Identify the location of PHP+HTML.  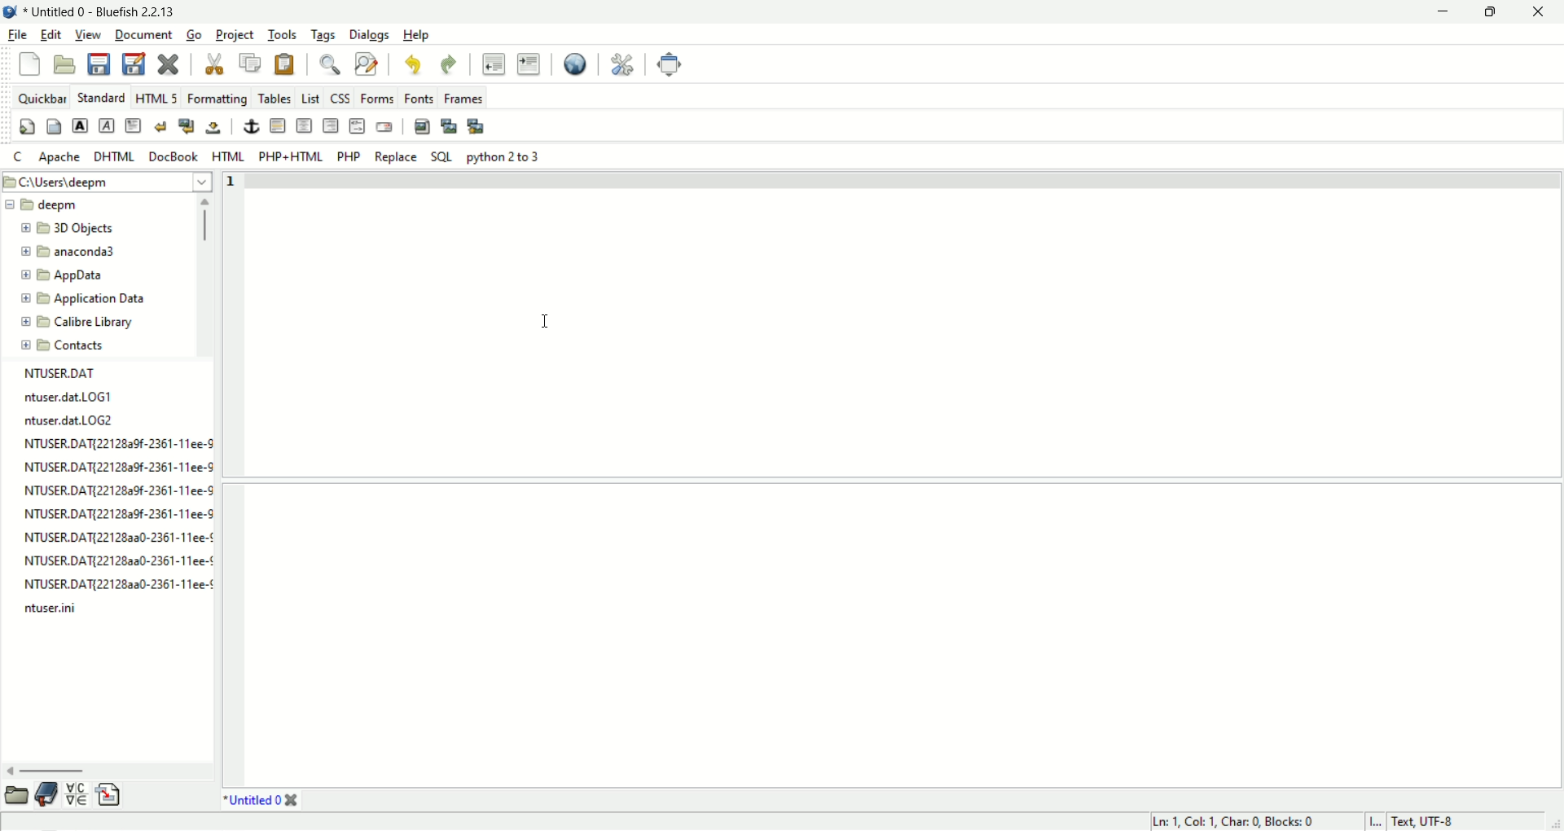
(290, 157).